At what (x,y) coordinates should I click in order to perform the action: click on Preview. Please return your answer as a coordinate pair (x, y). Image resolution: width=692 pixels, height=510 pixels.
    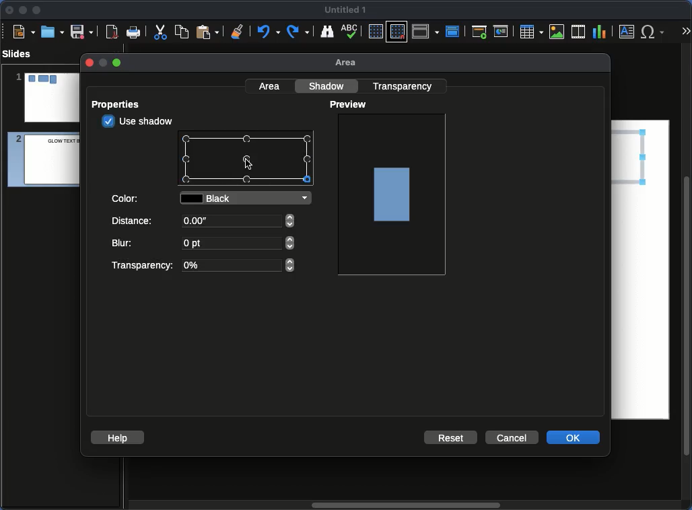
    Looking at the image, I should click on (350, 105).